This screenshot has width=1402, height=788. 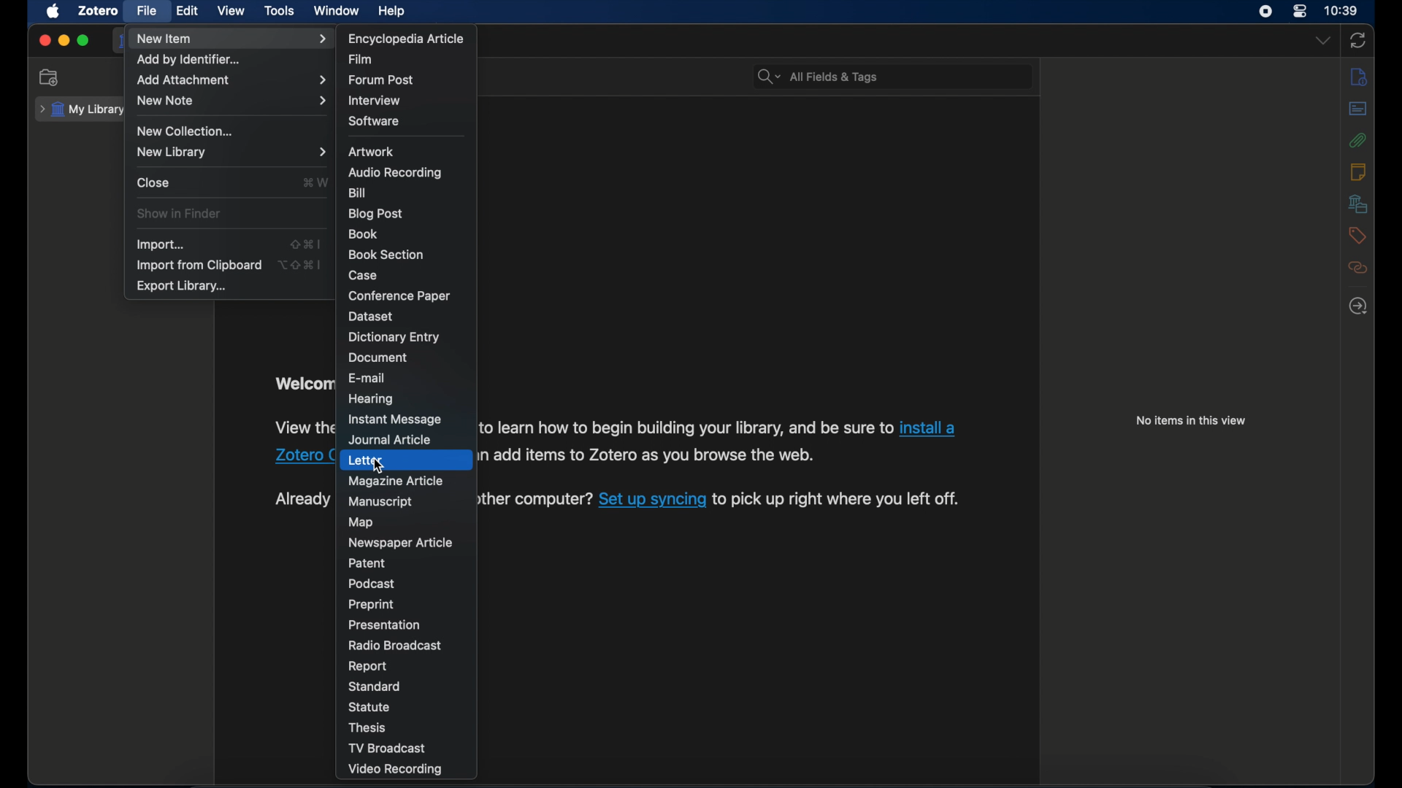 What do you see at coordinates (183, 286) in the screenshot?
I see `export library` at bounding box center [183, 286].